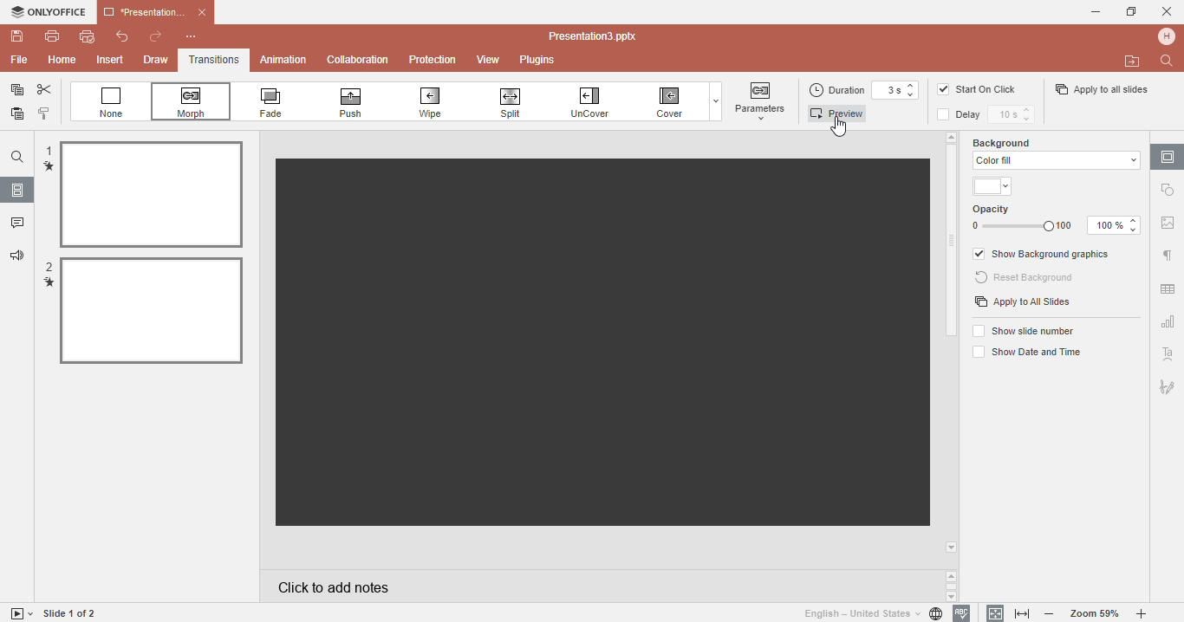 This screenshot has width=1184, height=622. I want to click on Fade, so click(282, 102).